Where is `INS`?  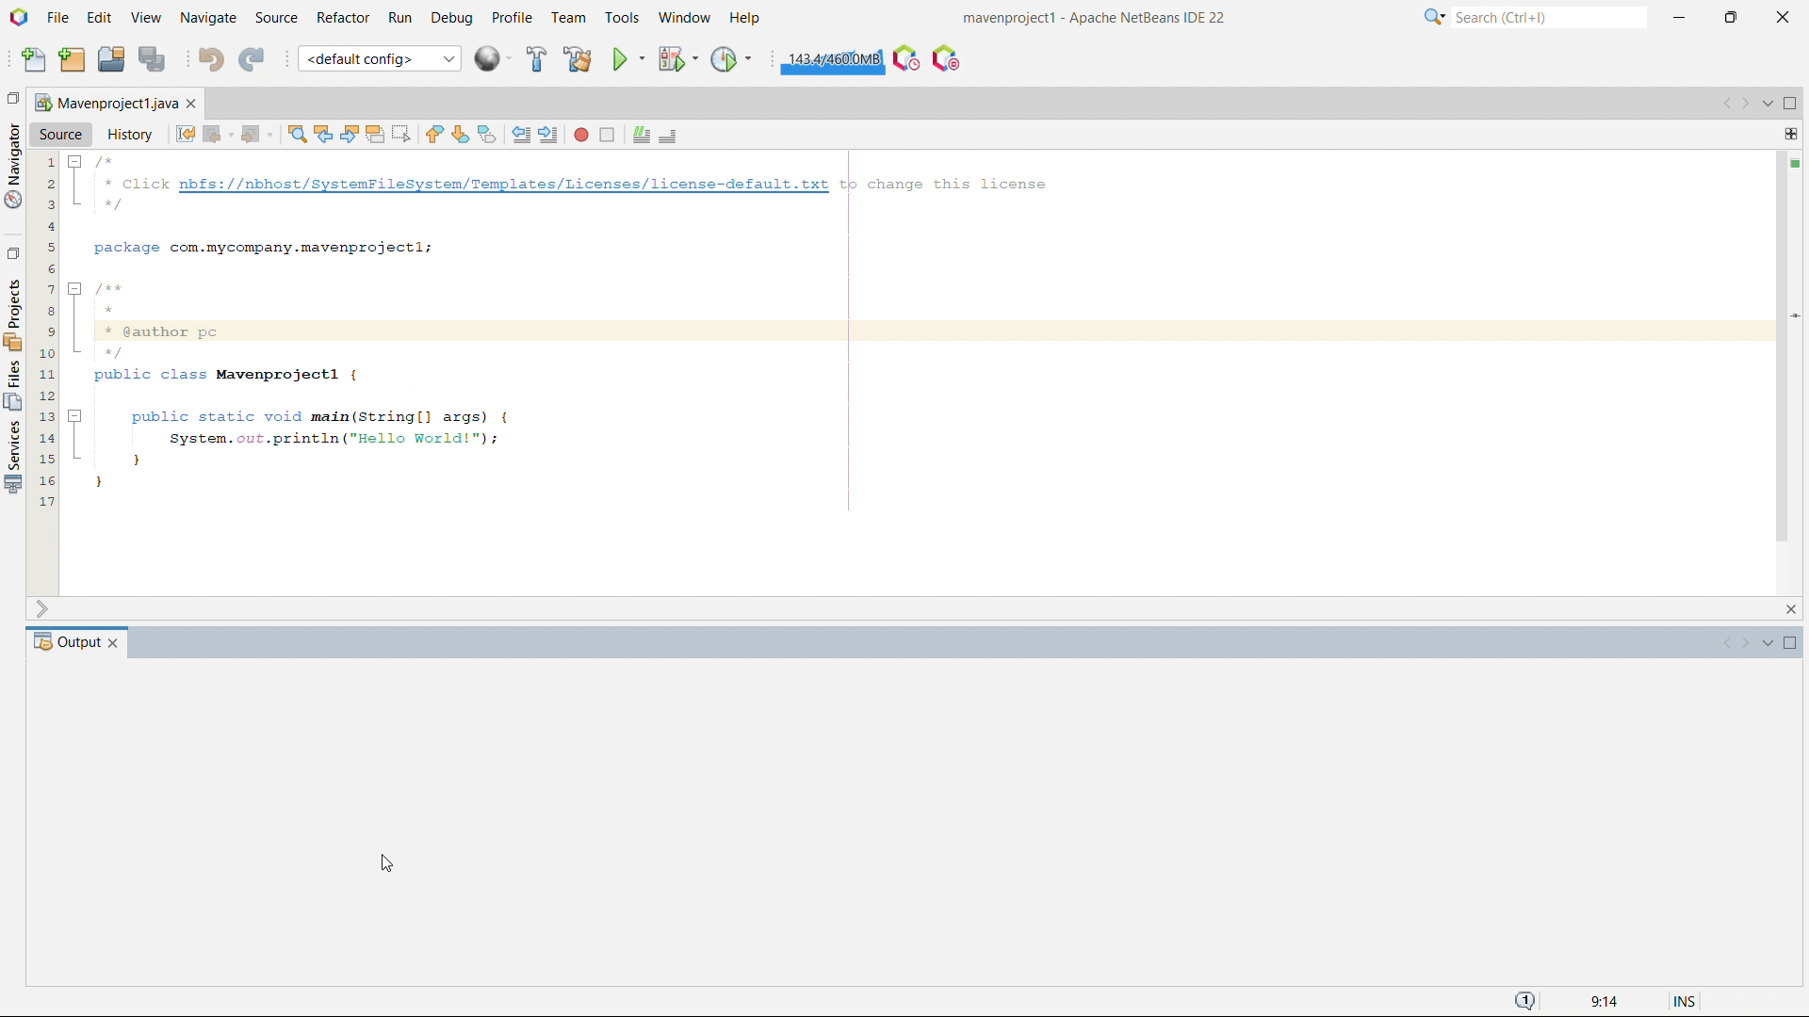 INS is located at coordinates (1674, 998).